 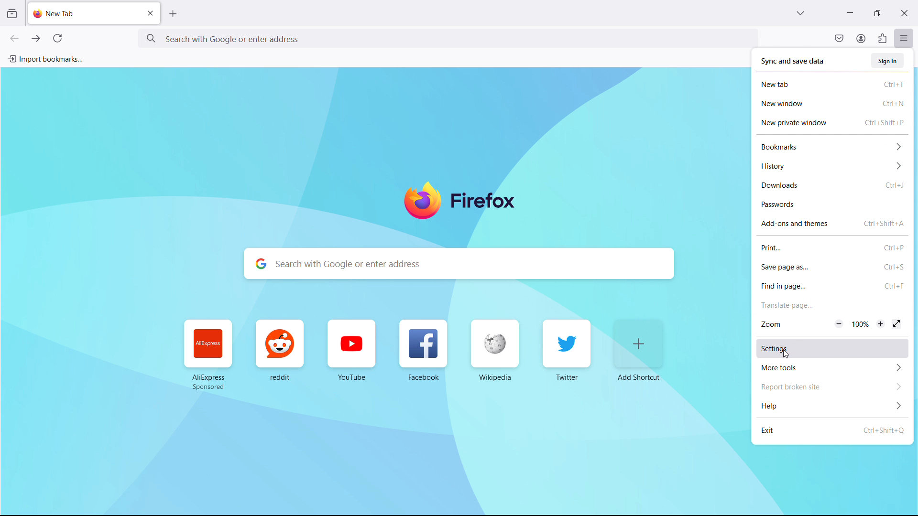 I want to click on maximize, so click(x=875, y=13).